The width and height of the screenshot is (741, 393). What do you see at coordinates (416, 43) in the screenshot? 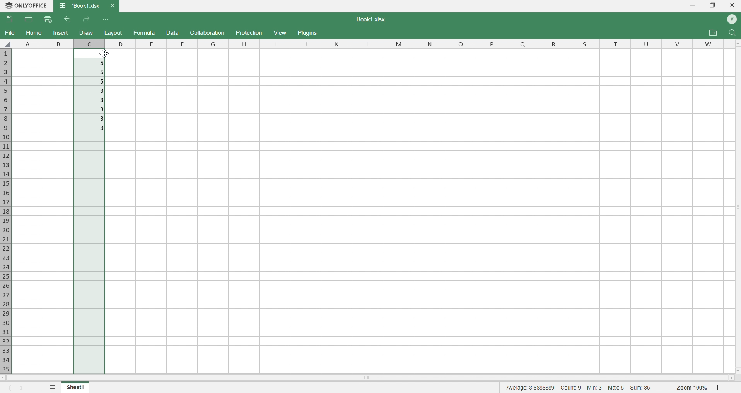
I see `columns` at bounding box center [416, 43].